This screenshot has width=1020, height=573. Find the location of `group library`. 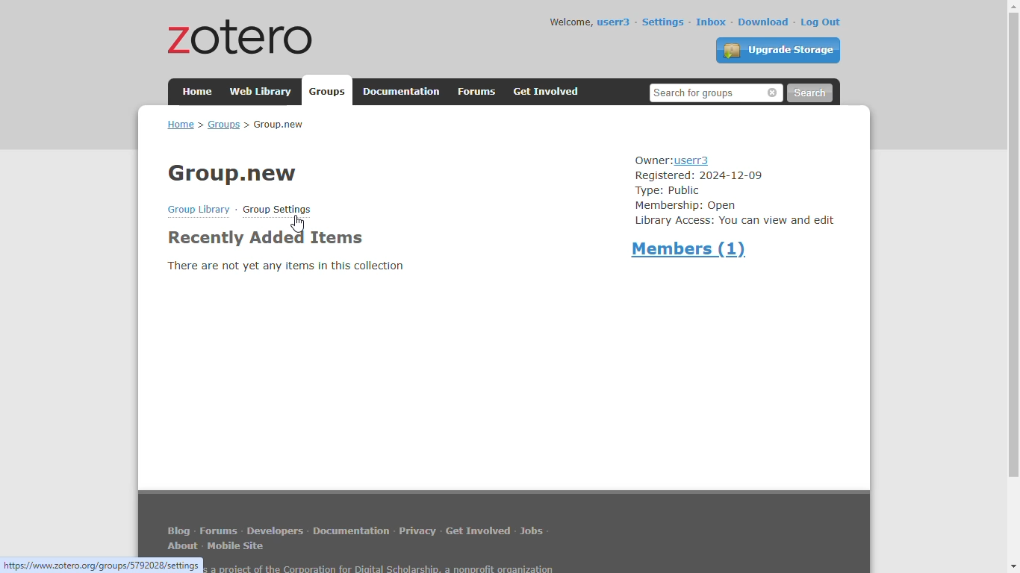

group library is located at coordinates (199, 210).